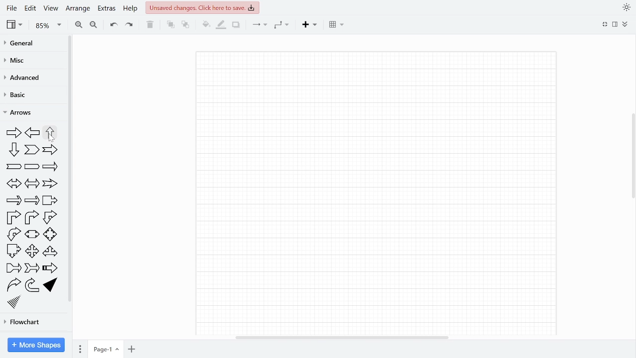 The width and height of the screenshot is (636, 358). I want to click on Delete, so click(150, 25).